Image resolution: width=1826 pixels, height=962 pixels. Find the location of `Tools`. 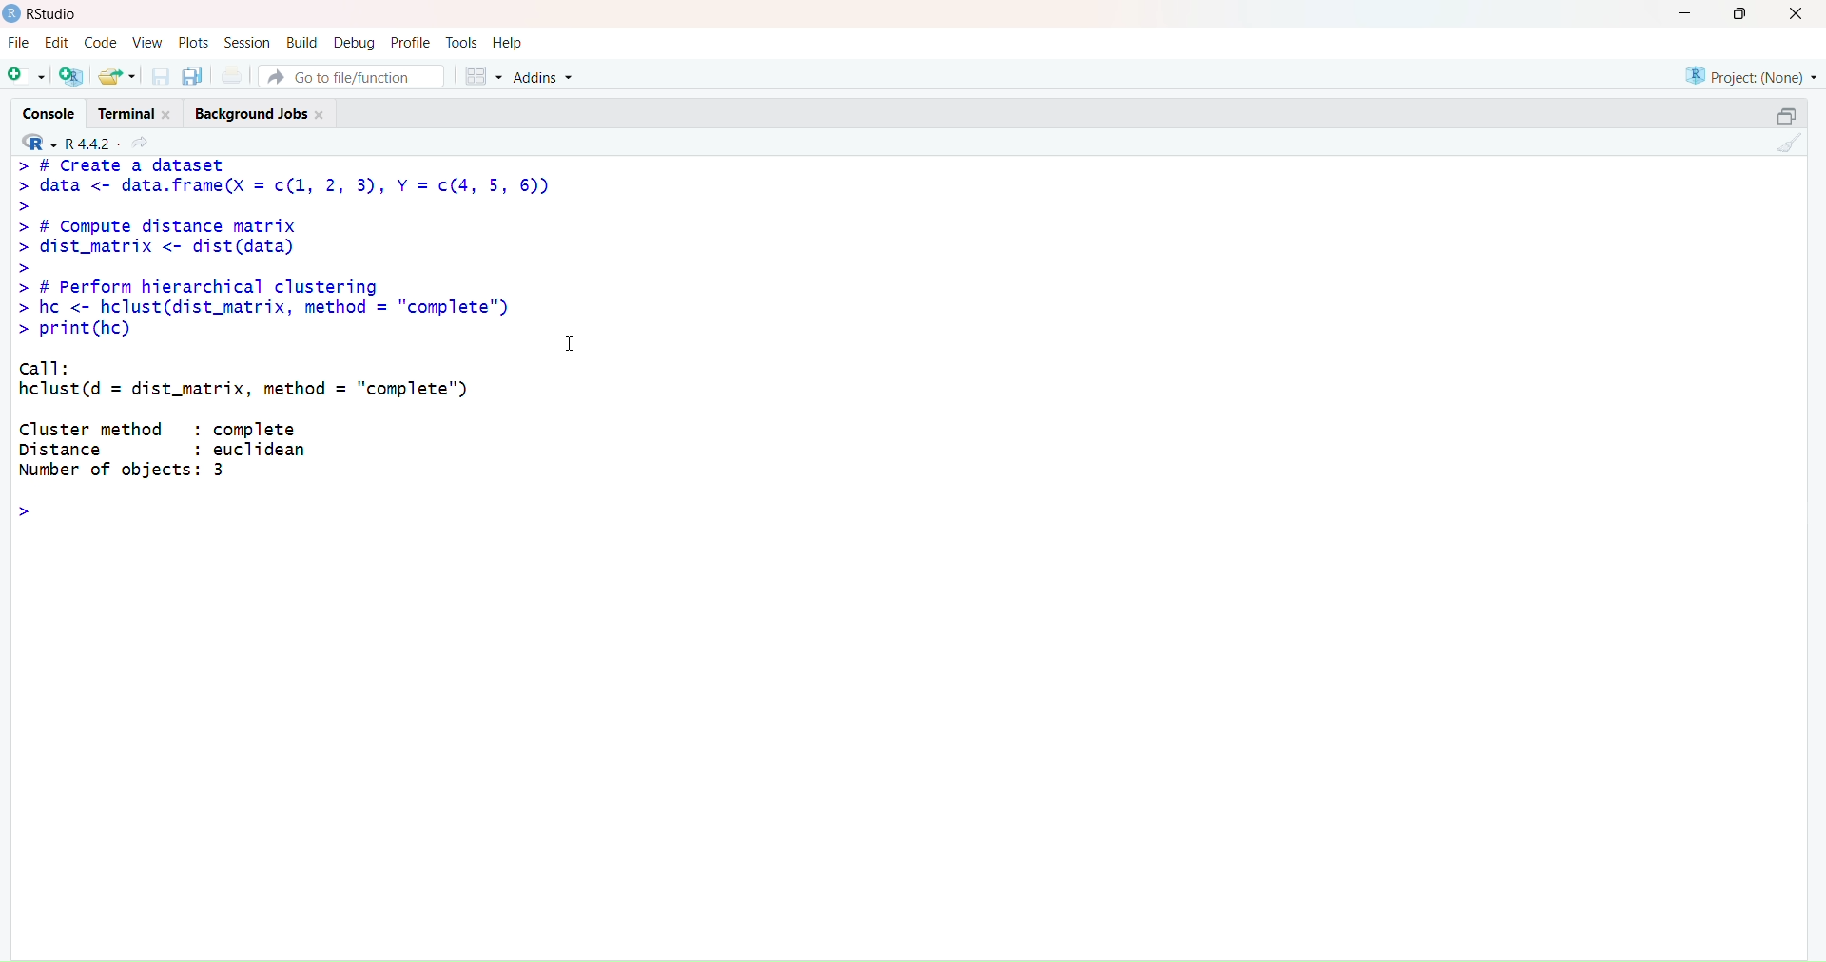

Tools is located at coordinates (459, 44).